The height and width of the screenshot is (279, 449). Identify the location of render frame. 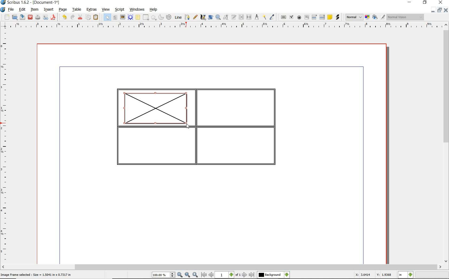
(130, 17).